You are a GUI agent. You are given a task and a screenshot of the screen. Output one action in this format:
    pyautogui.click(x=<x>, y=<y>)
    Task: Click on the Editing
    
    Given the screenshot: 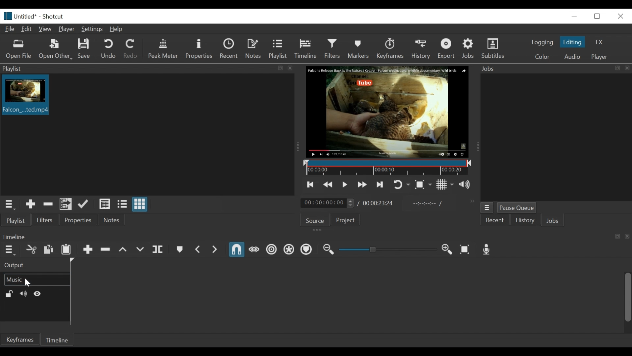 What is the action you would take?
    pyautogui.click(x=572, y=42)
    